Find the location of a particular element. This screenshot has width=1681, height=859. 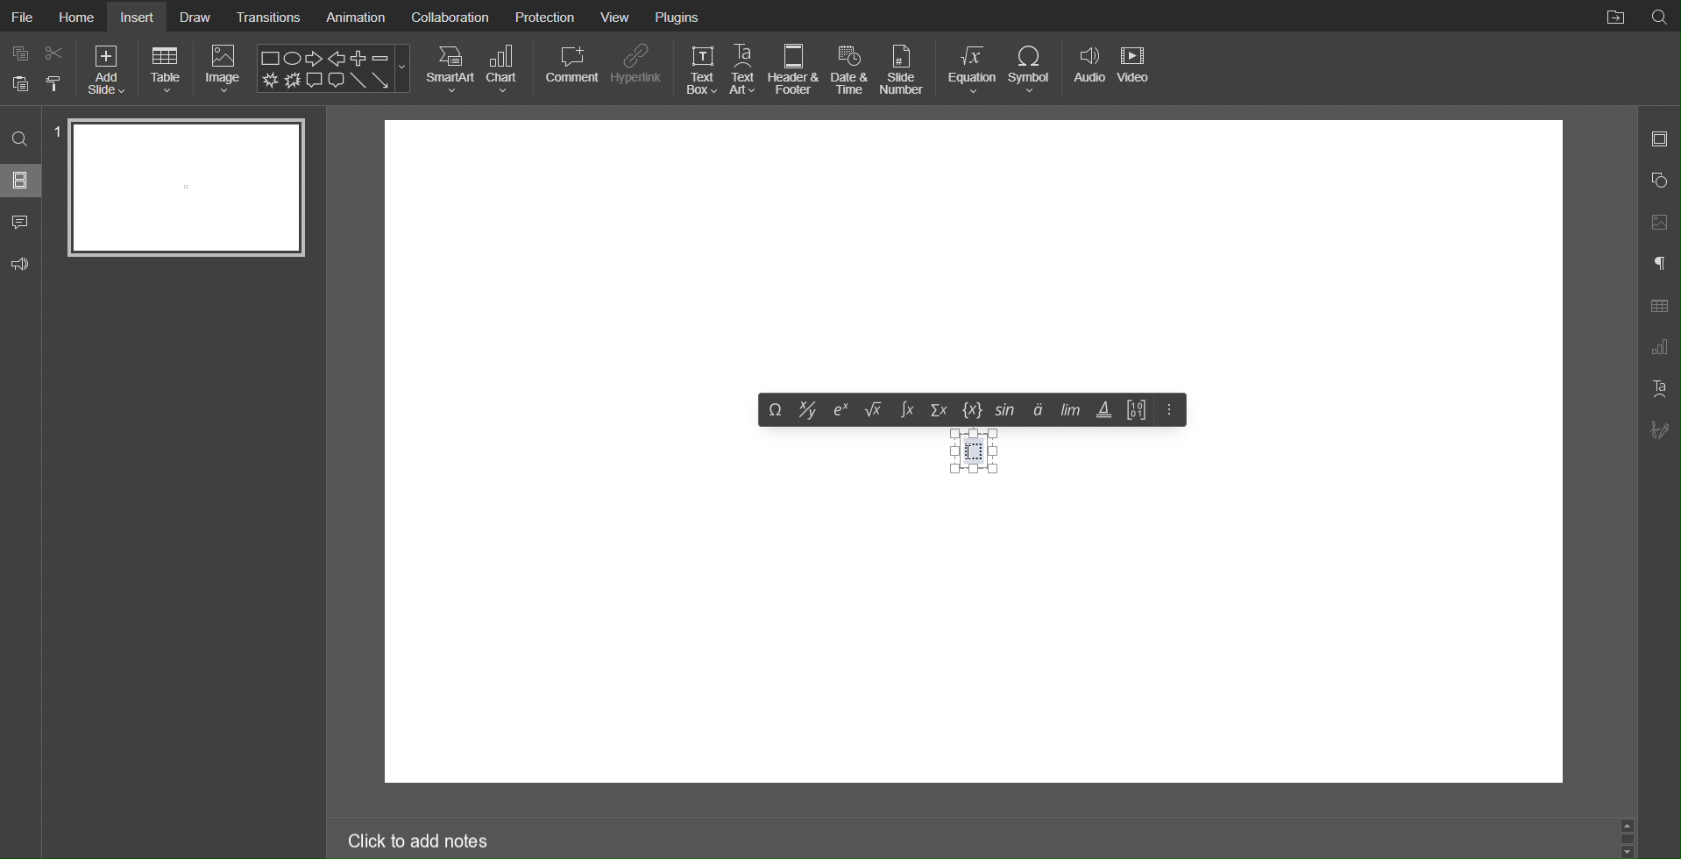

Comment is located at coordinates (25, 222).